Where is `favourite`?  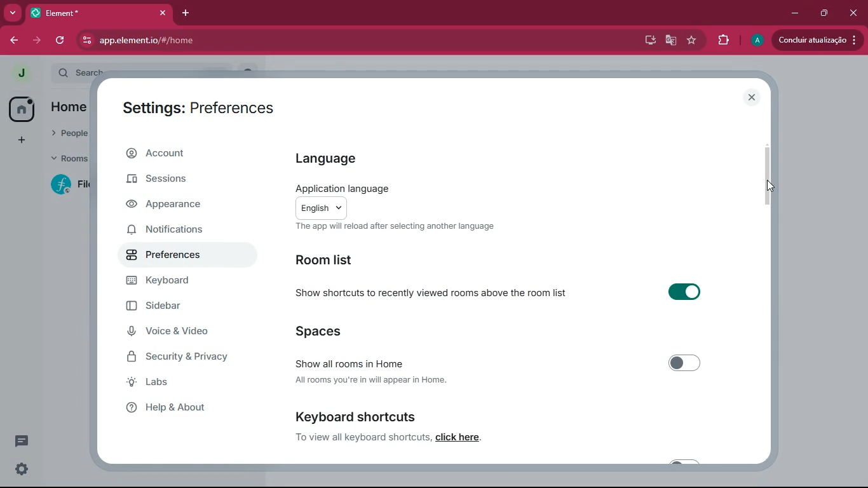
favourite is located at coordinates (691, 41).